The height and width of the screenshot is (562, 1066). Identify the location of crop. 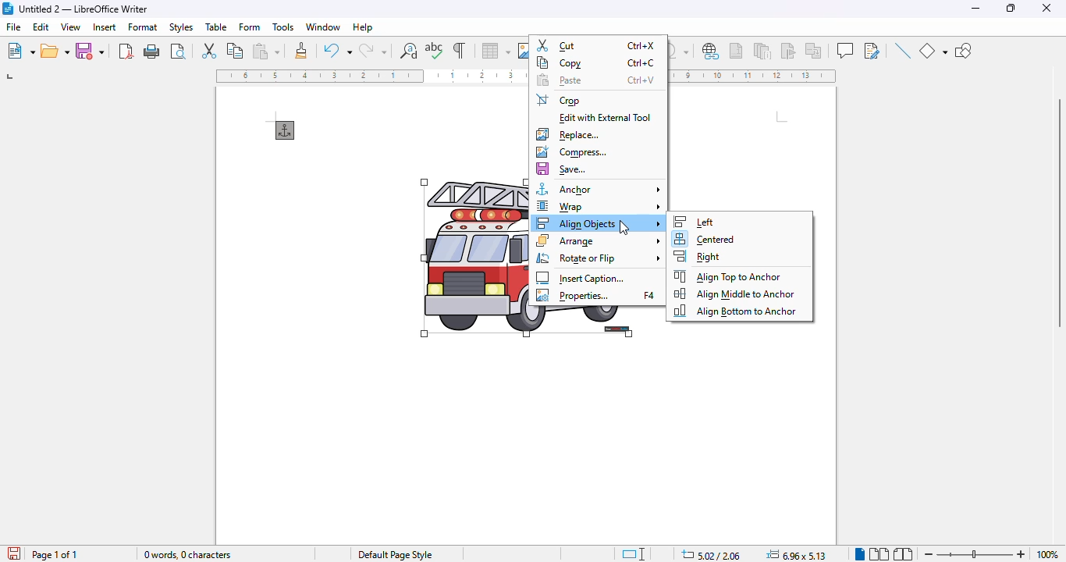
(559, 100).